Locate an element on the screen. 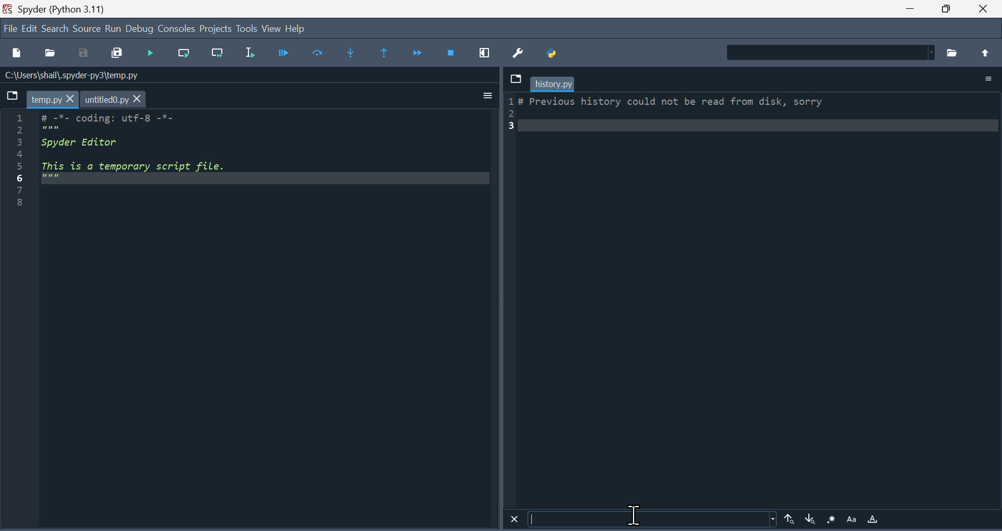  New file is located at coordinates (18, 54).